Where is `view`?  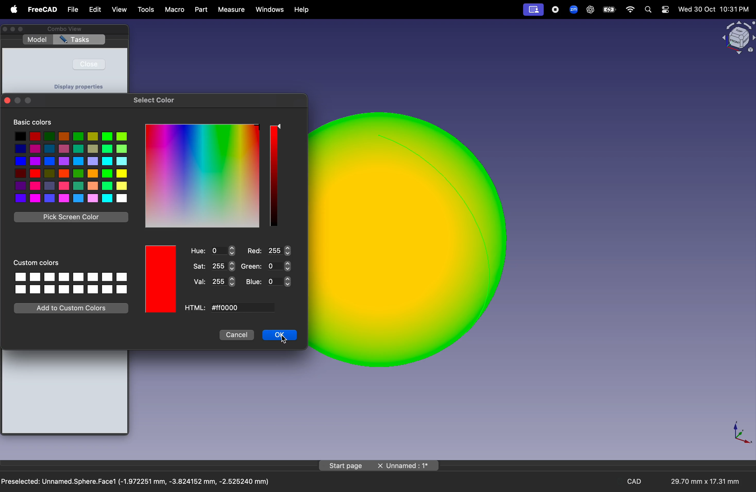
view is located at coordinates (120, 10).